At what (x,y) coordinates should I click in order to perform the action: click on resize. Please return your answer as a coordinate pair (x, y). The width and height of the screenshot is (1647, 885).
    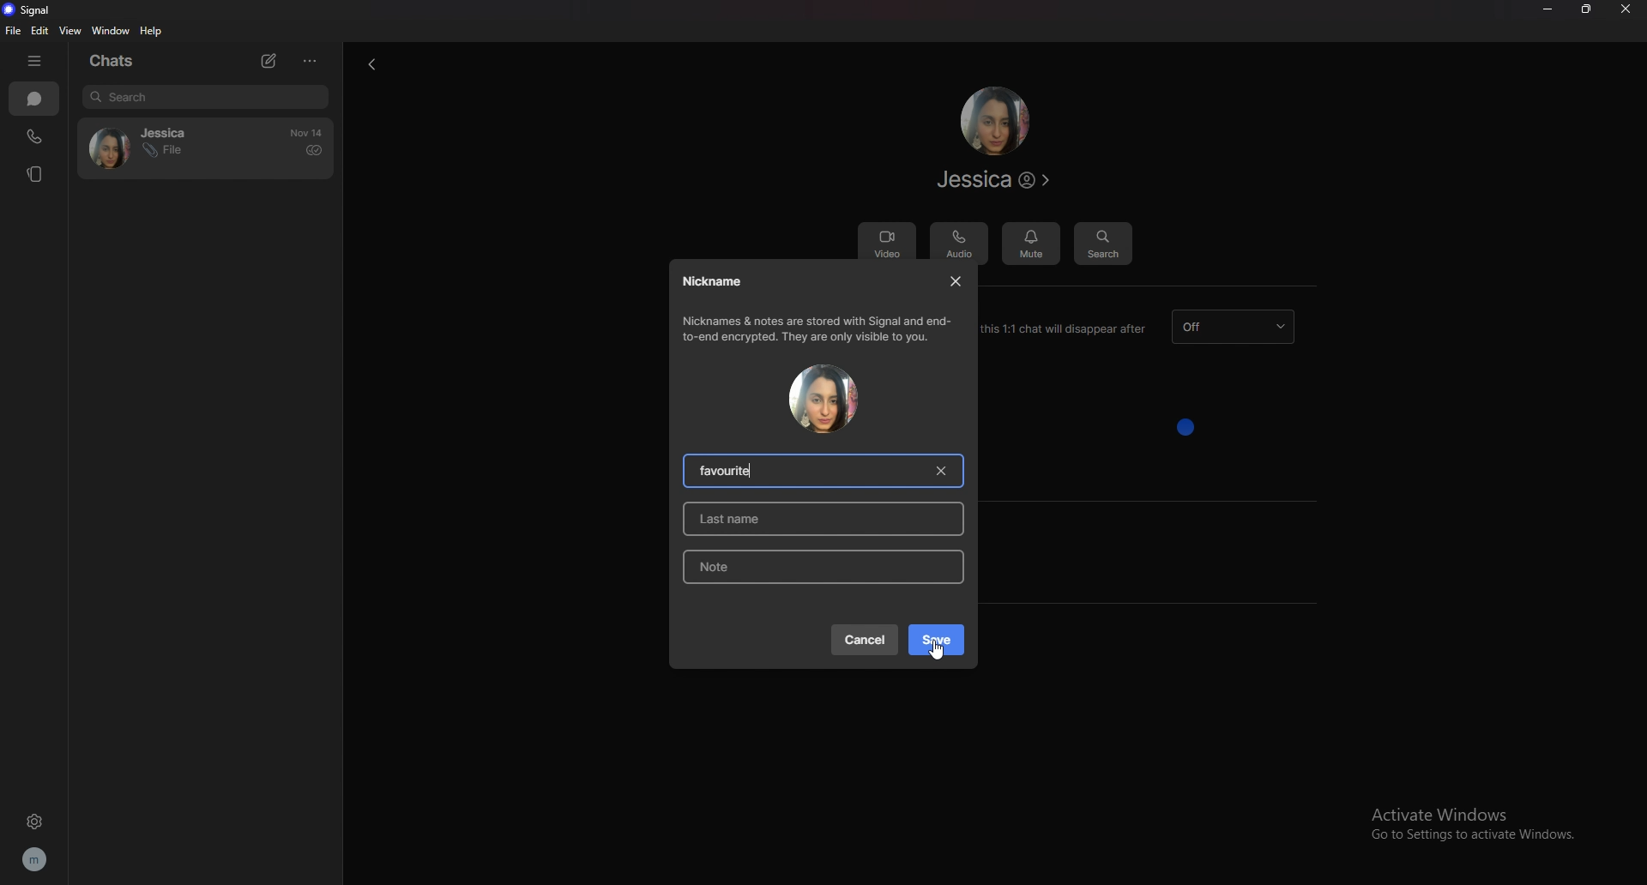
    Looking at the image, I should click on (1592, 11).